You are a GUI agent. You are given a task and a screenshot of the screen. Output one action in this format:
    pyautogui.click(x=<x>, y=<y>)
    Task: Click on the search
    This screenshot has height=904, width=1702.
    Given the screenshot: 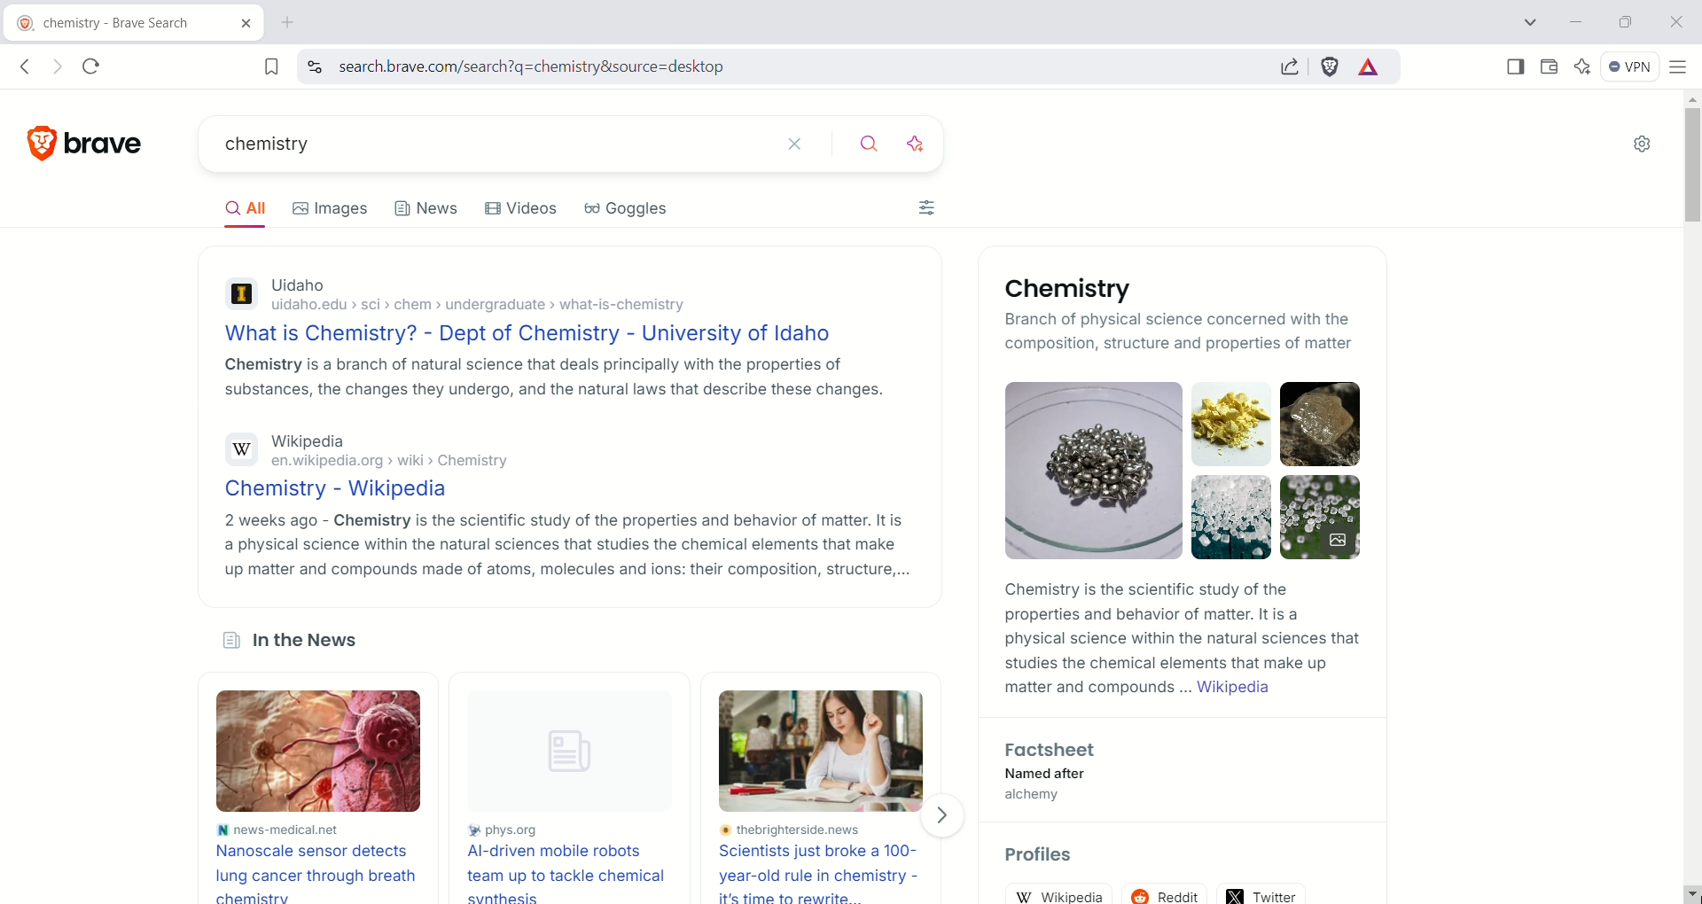 What is the action you would take?
    pyautogui.click(x=871, y=141)
    